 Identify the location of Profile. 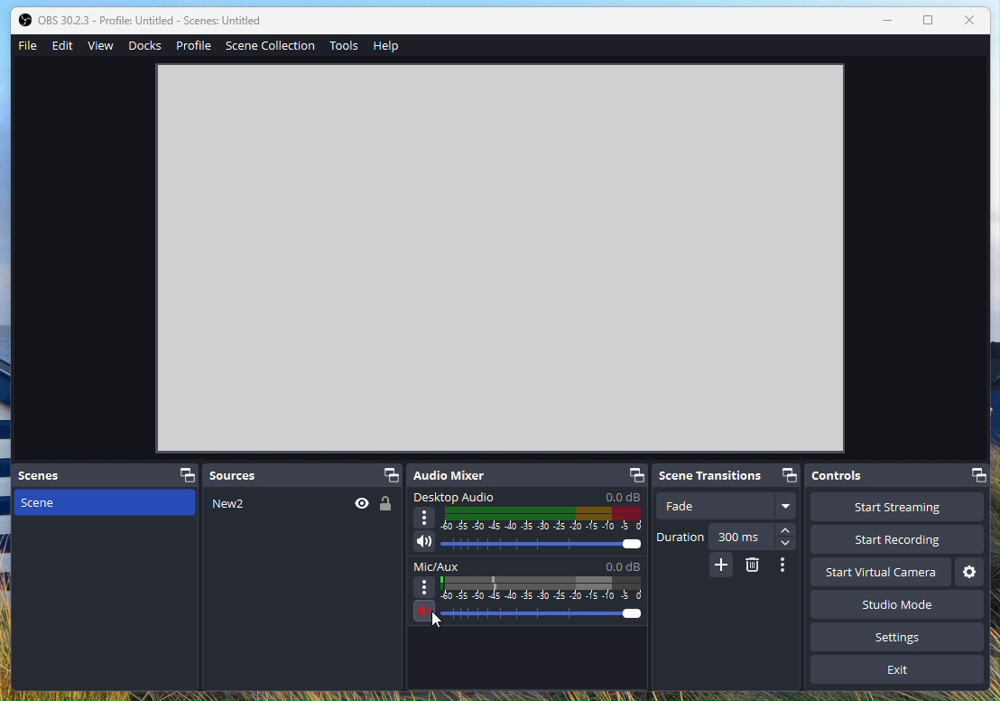
(196, 44).